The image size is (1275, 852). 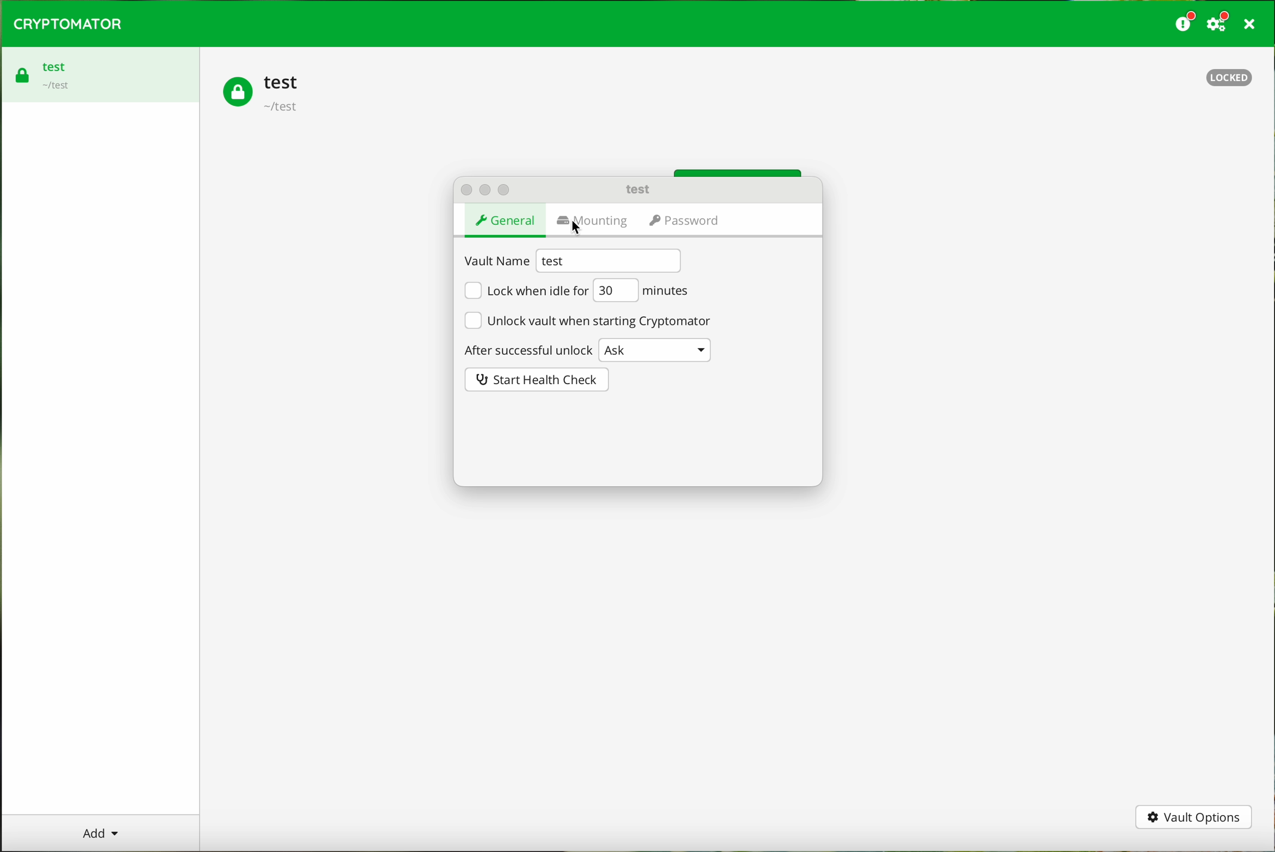 I want to click on after successful unlock, so click(x=529, y=350).